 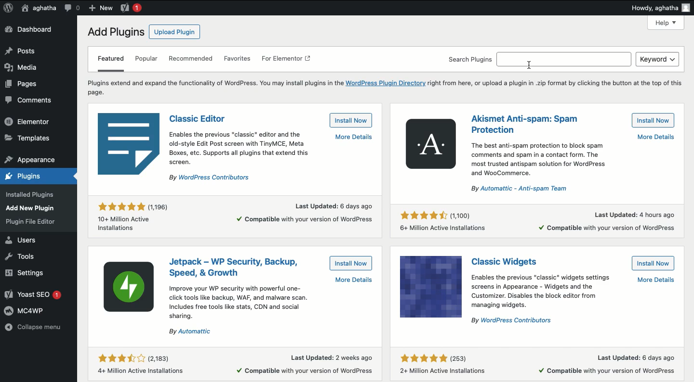 What do you see at coordinates (350, 120) in the screenshot?
I see `Install now` at bounding box center [350, 120].